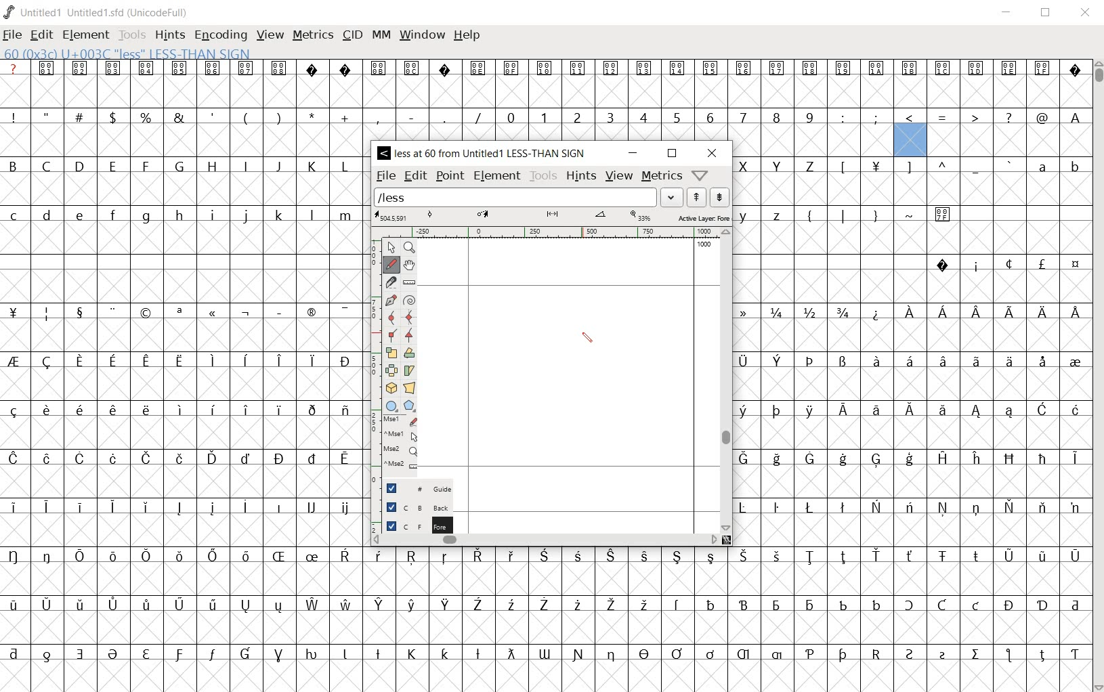  Describe the element at coordinates (412, 523) in the screenshot. I see `foreground` at that location.